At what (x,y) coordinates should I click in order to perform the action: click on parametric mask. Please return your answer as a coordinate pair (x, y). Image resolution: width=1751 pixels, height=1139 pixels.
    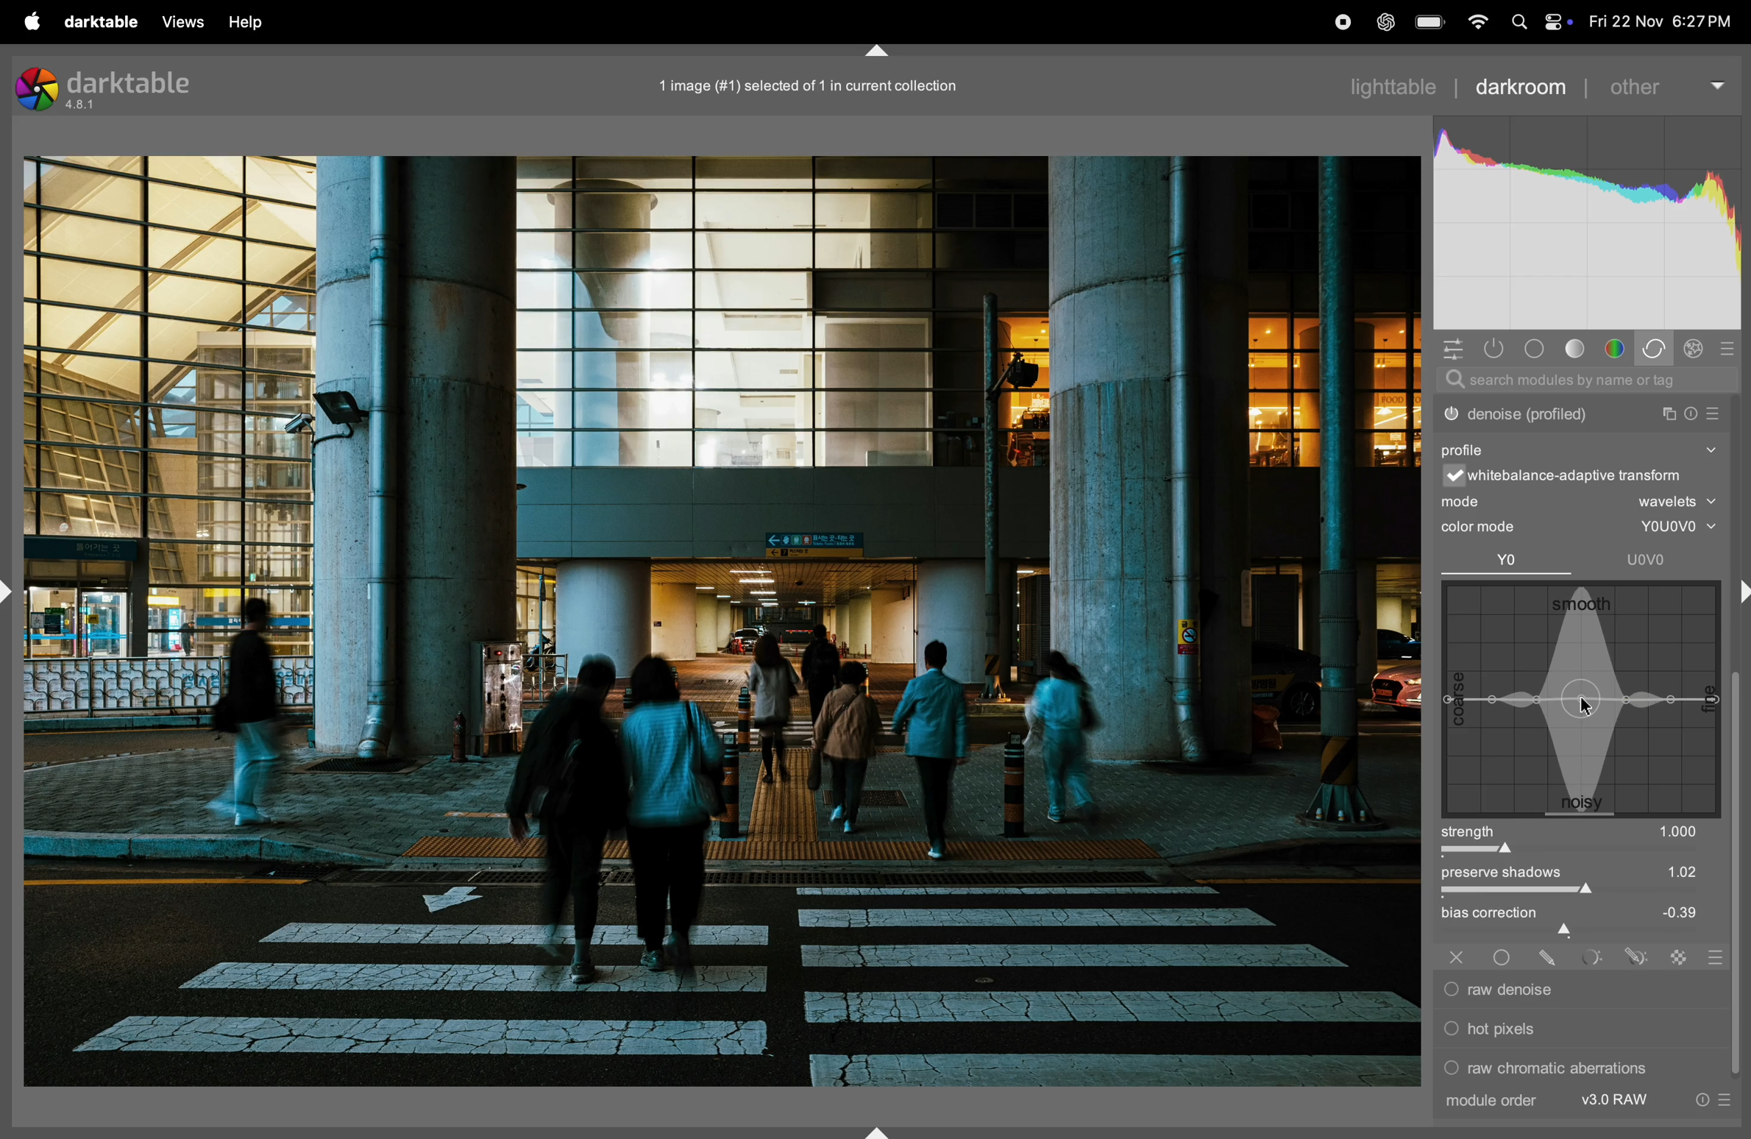
    Looking at the image, I should click on (1594, 957).